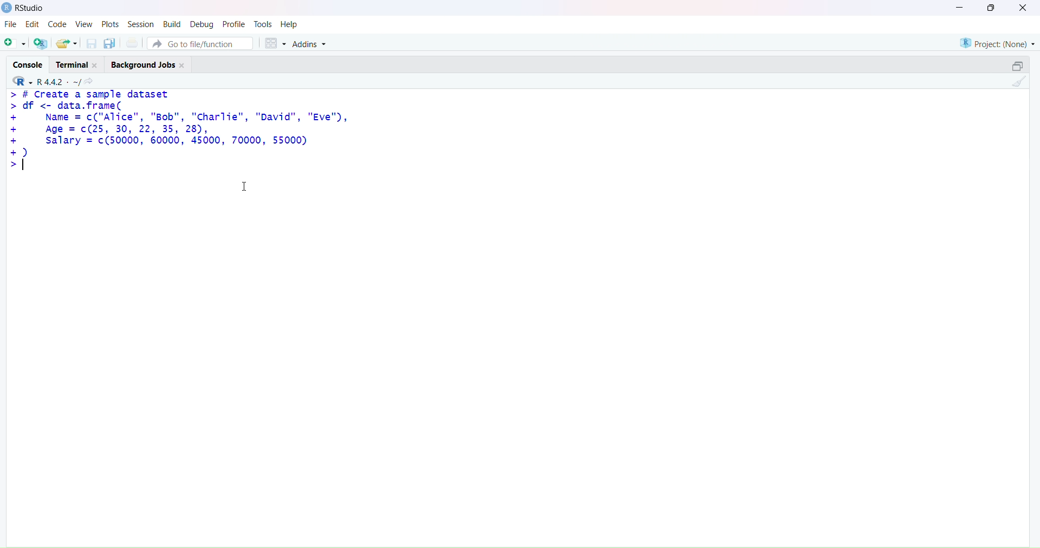 Image resolution: width=1040 pixels, height=548 pixels. What do you see at coordinates (28, 65) in the screenshot?
I see `console` at bounding box center [28, 65].